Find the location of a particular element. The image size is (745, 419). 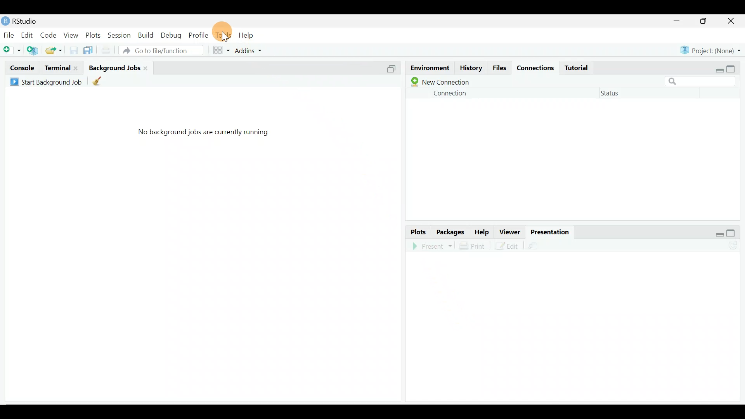

Session is located at coordinates (121, 36).